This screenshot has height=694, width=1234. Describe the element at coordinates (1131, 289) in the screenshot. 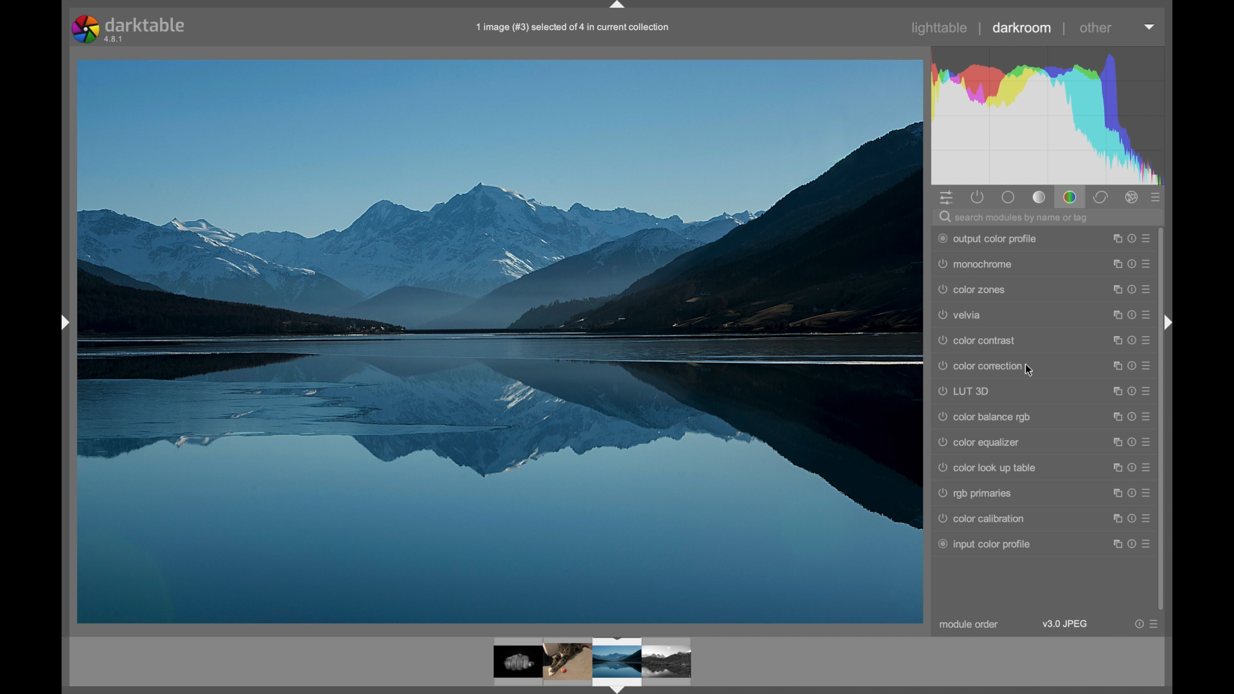

I see `more options` at that location.